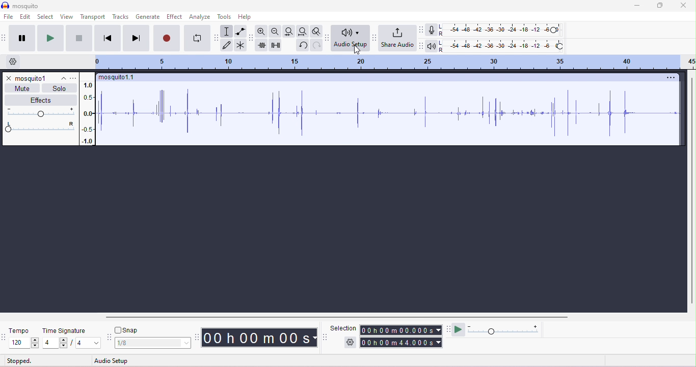  What do you see at coordinates (121, 16) in the screenshot?
I see `tracks` at bounding box center [121, 16].